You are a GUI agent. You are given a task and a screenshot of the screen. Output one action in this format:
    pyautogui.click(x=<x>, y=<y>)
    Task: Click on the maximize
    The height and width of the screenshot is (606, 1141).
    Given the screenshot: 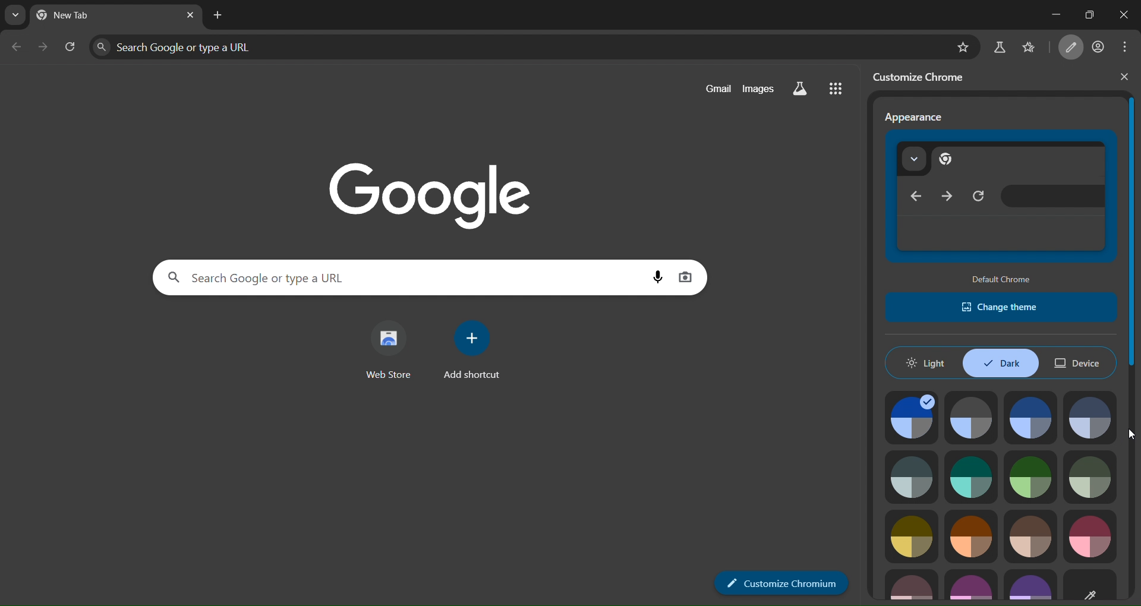 What is the action you would take?
    pyautogui.click(x=1086, y=14)
    